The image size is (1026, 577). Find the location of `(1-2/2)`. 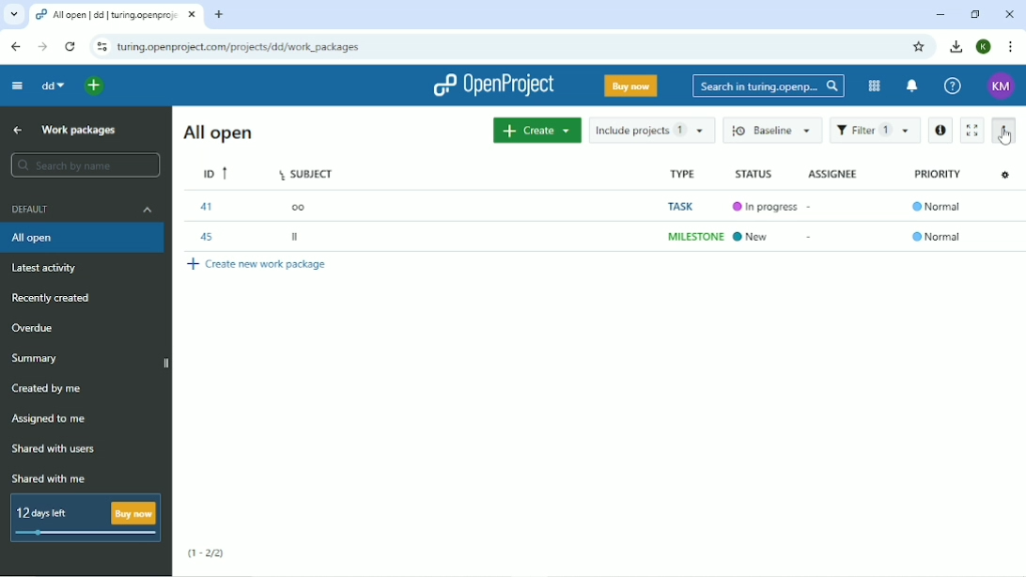

(1-2/2) is located at coordinates (207, 554).